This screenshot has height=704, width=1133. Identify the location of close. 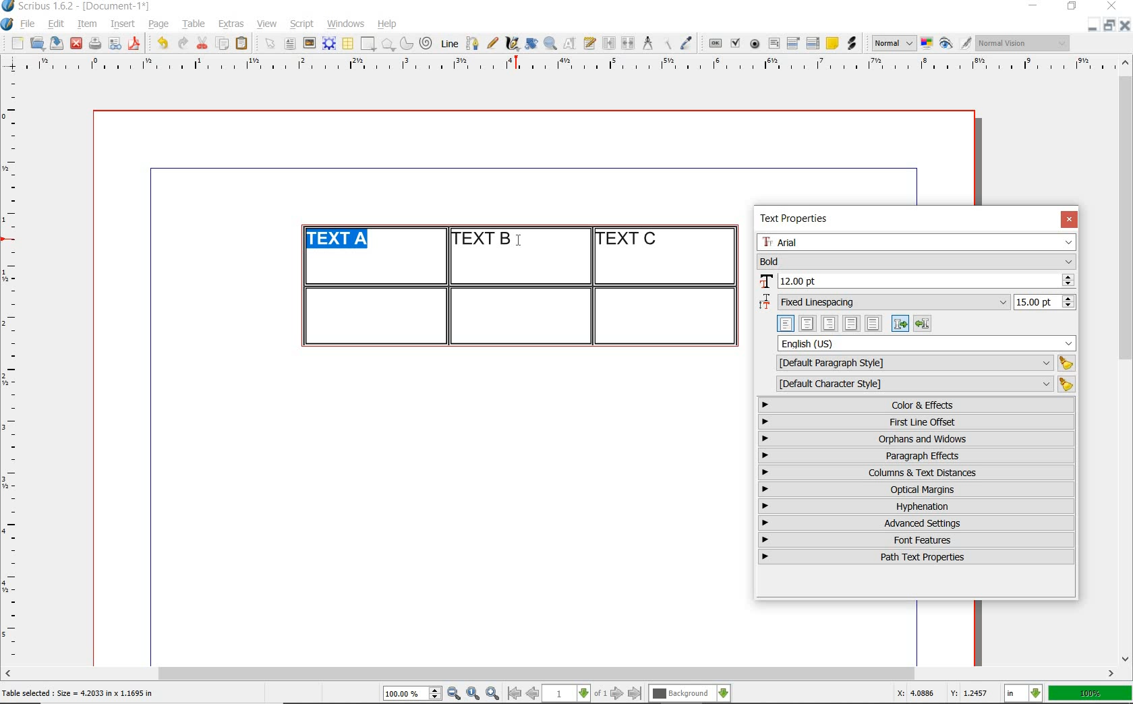
(1125, 25).